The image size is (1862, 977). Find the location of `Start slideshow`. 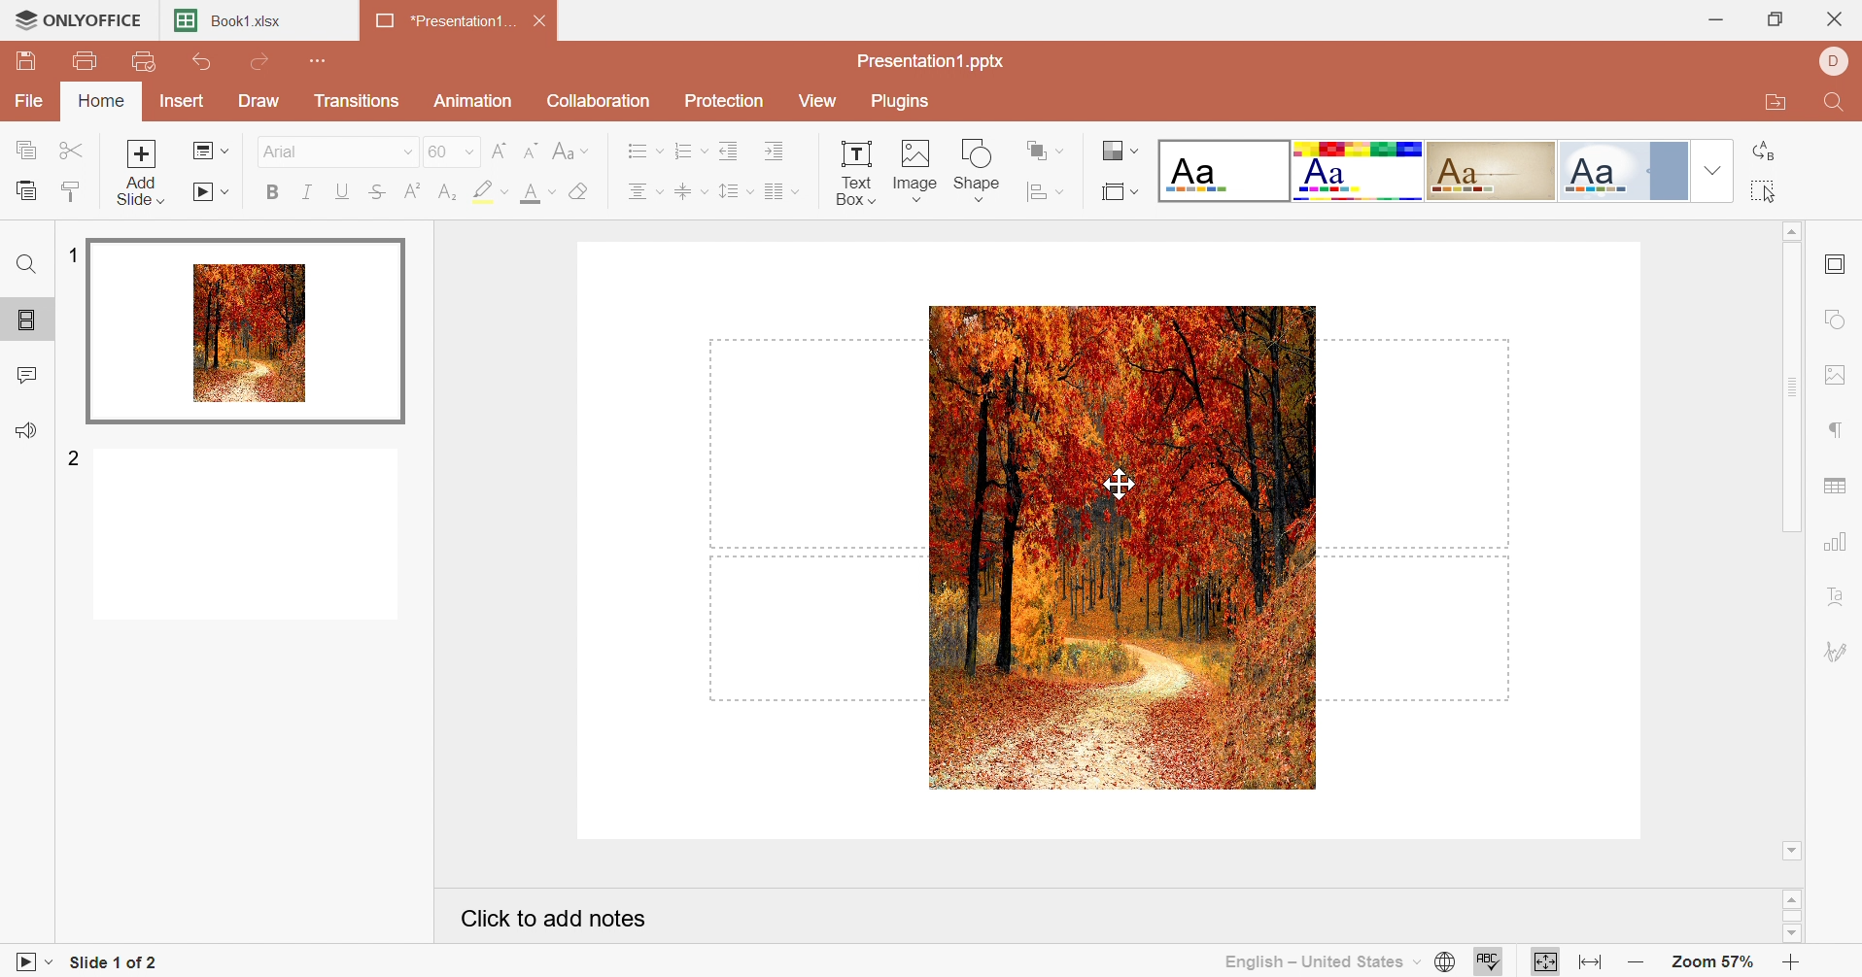

Start slideshow is located at coordinates (28, 960).